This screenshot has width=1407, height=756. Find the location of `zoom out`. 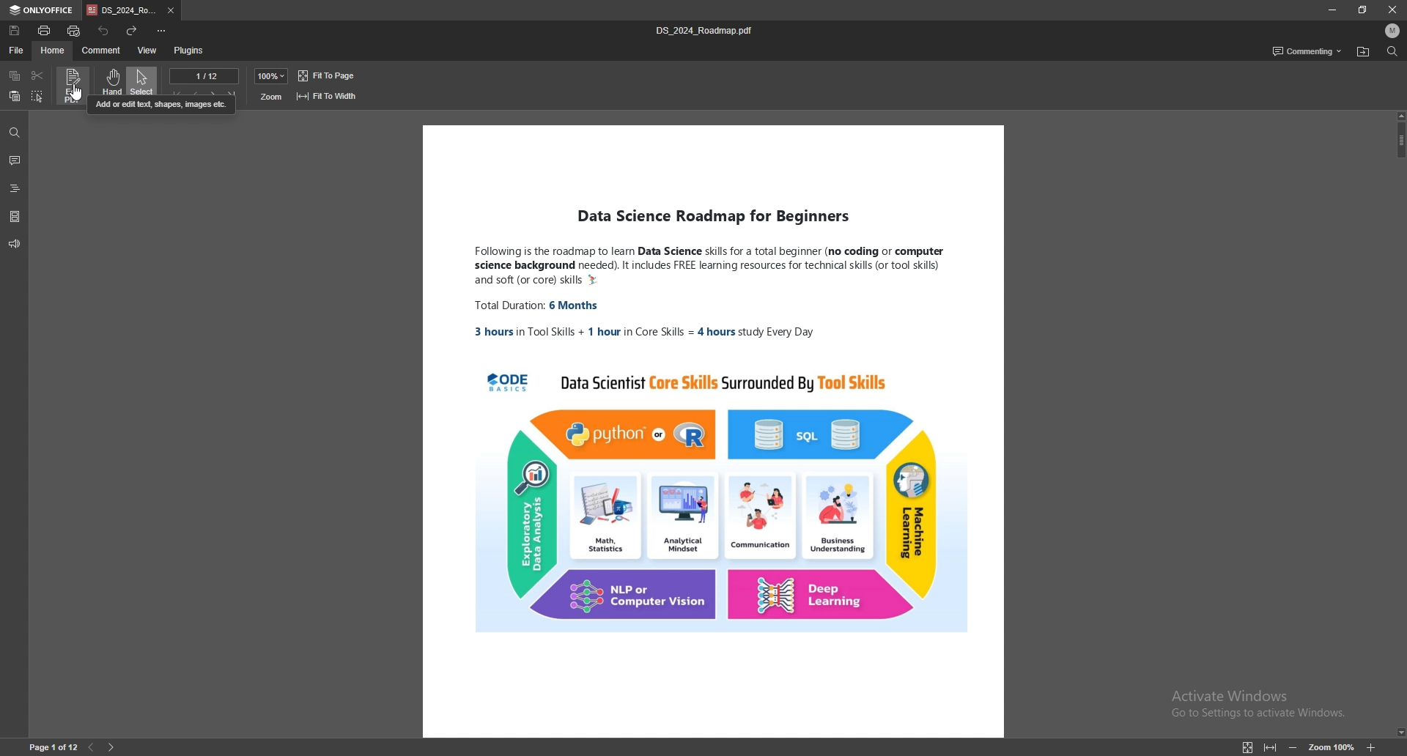

zoom out is located at coordinates (1293, 747).